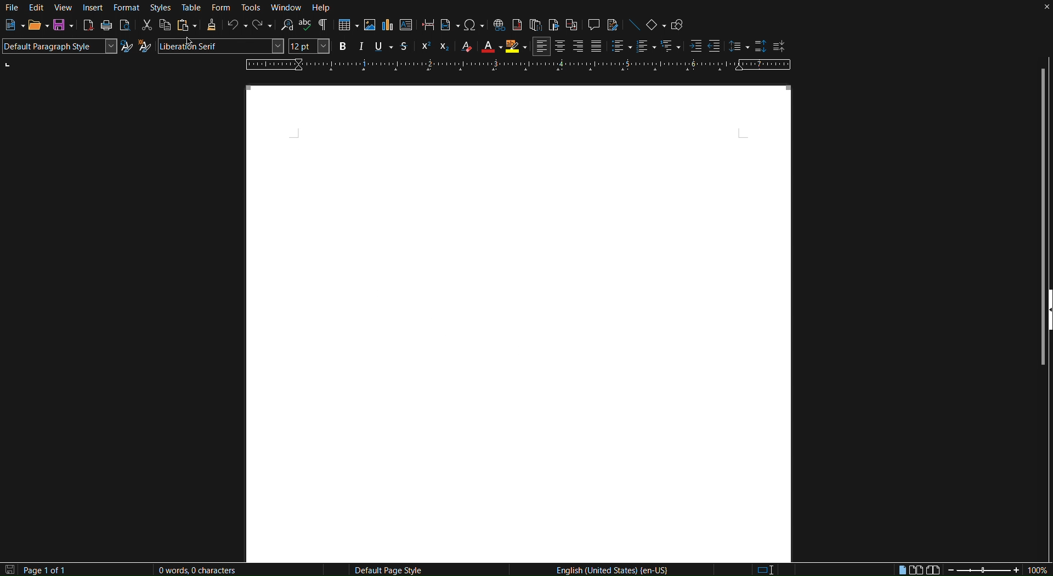 This screenshot has height=576, width=1053. What do you see at coordinates (982, 571) in the screenshot?
I see `Zoom slider` at bounding box center [982, 571].